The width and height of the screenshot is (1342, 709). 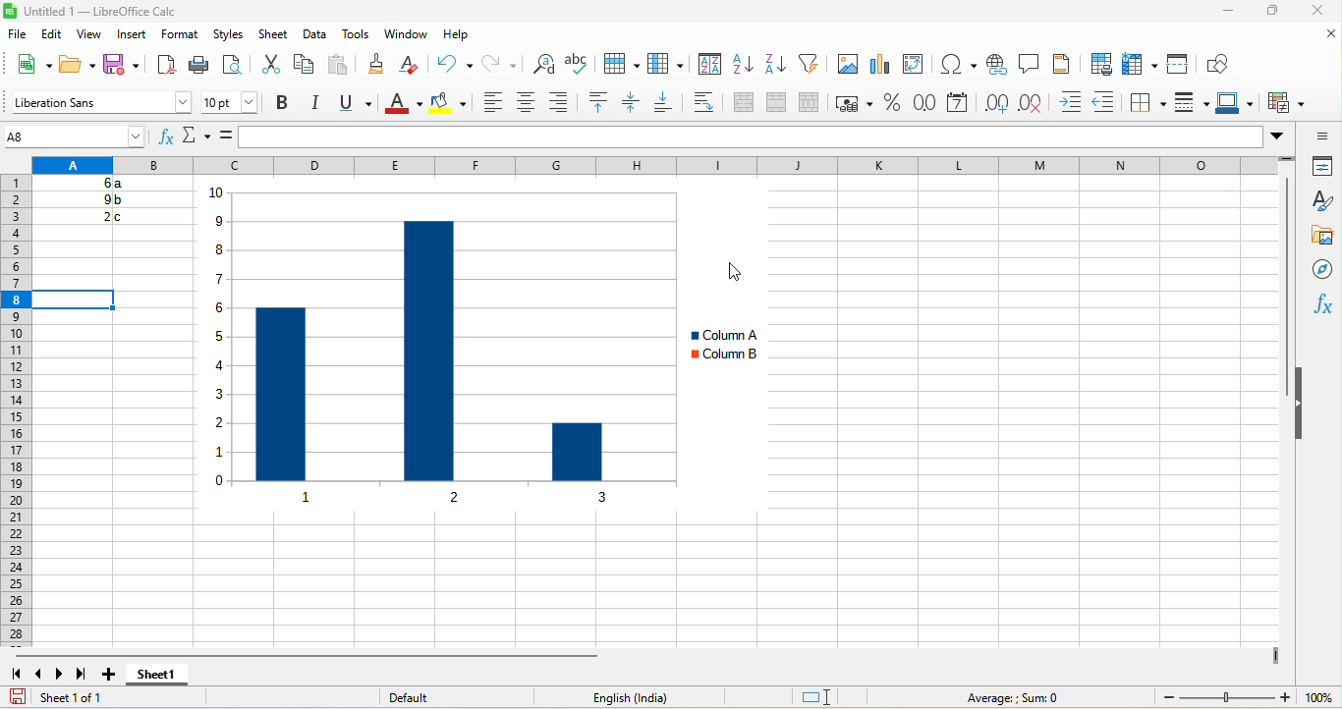 What do you see at coordinates (422, 696) in the screenshot?
I see `default` at bounding box center [422, 696].